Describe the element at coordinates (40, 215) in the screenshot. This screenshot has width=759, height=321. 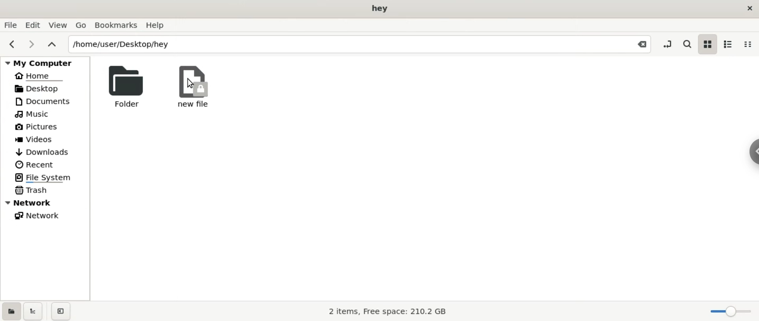
I see `Network` at that location.